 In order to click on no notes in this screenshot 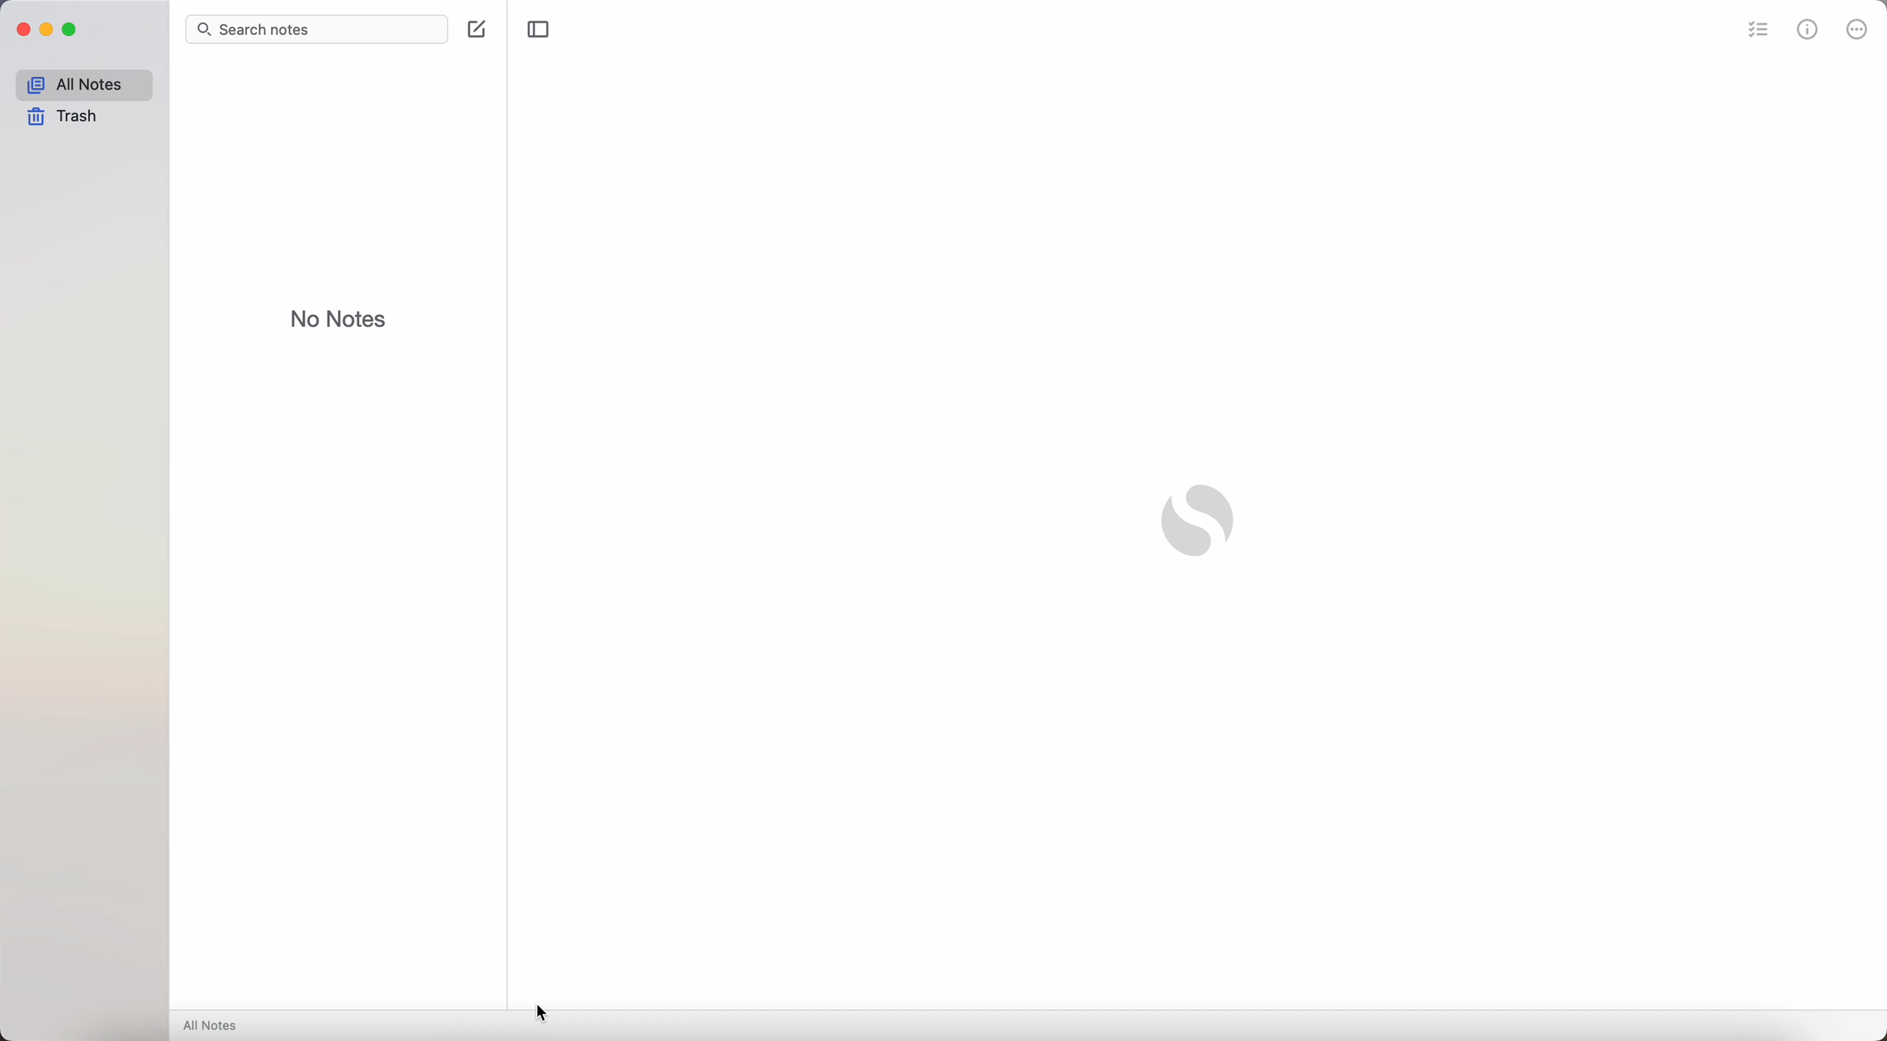, I will do `click(340, 316)`.